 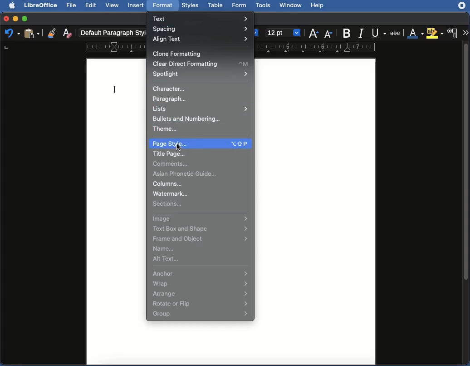 What do you see at coordinates (168, 259) in the screenshot?
I see `Alt text` at bounding box center [168, 259].